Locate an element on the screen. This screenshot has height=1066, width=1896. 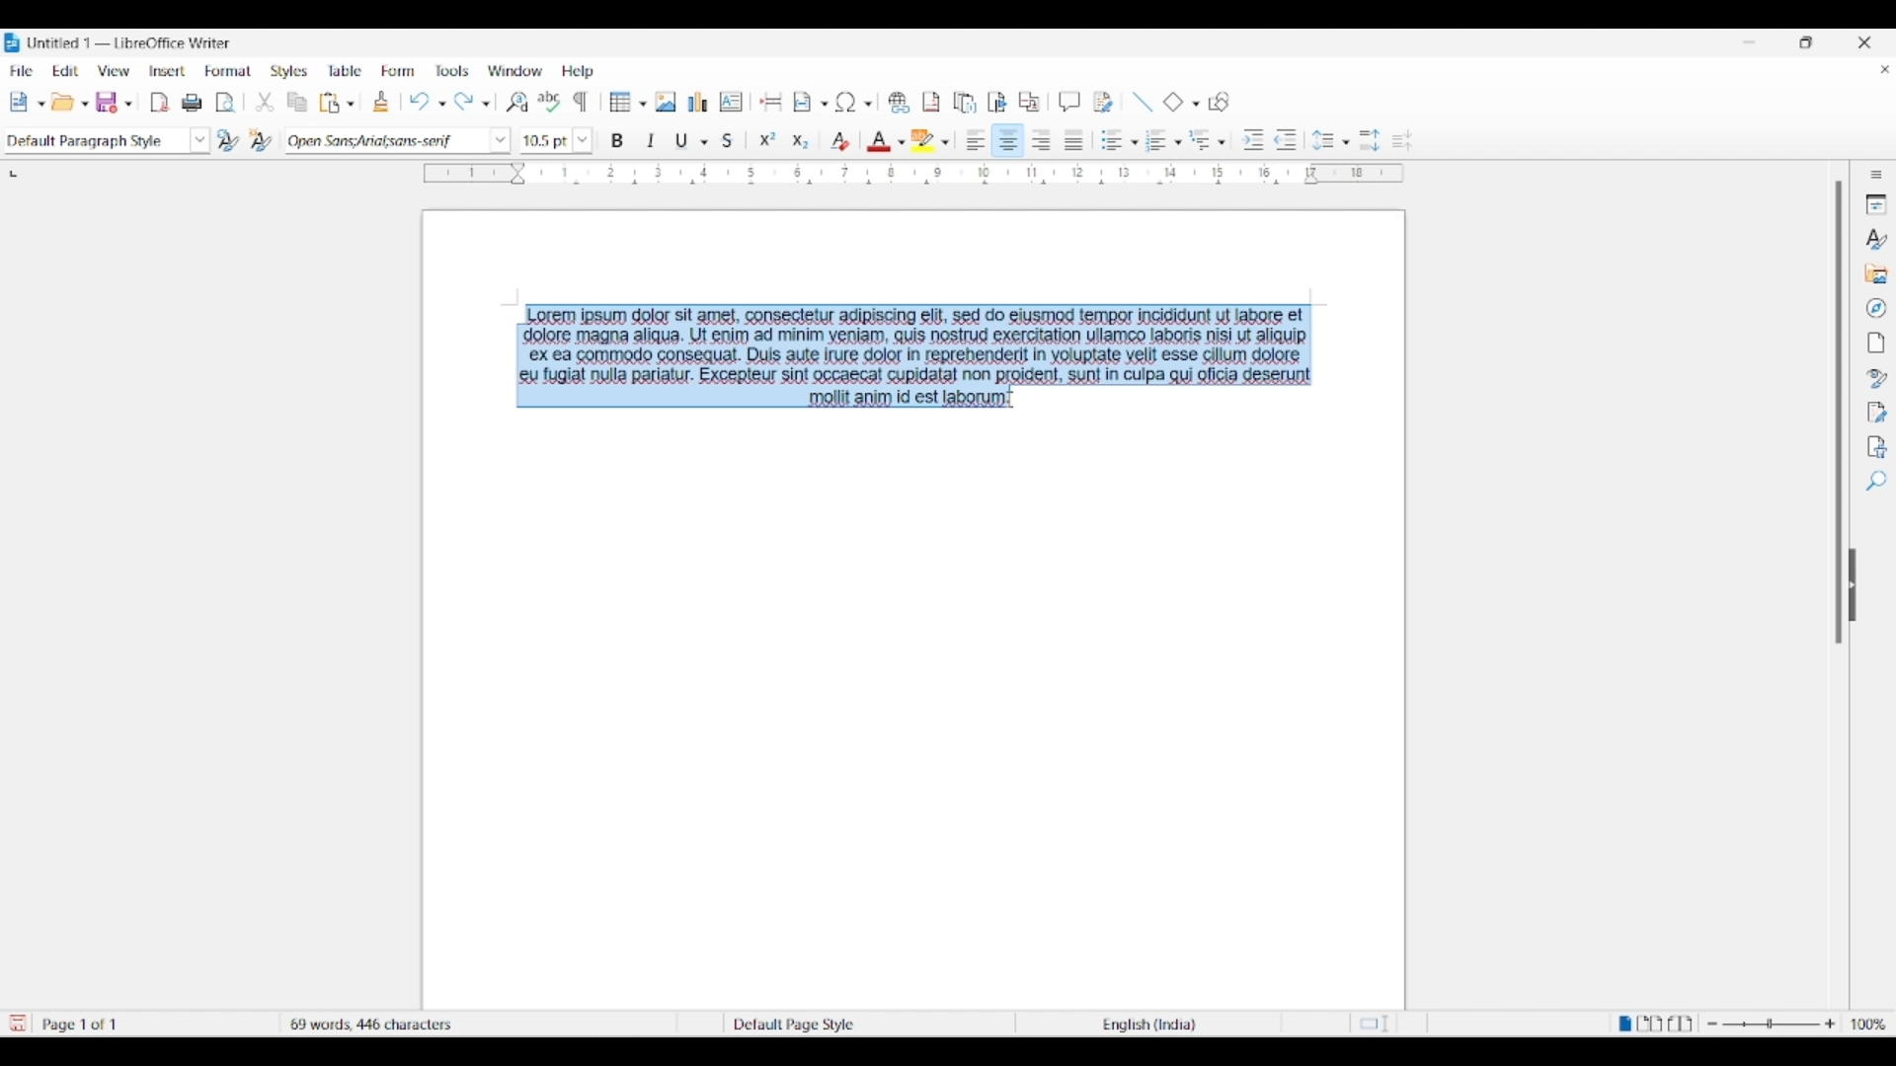
Increase/Decrease font size is located at coordinates (582, 141).